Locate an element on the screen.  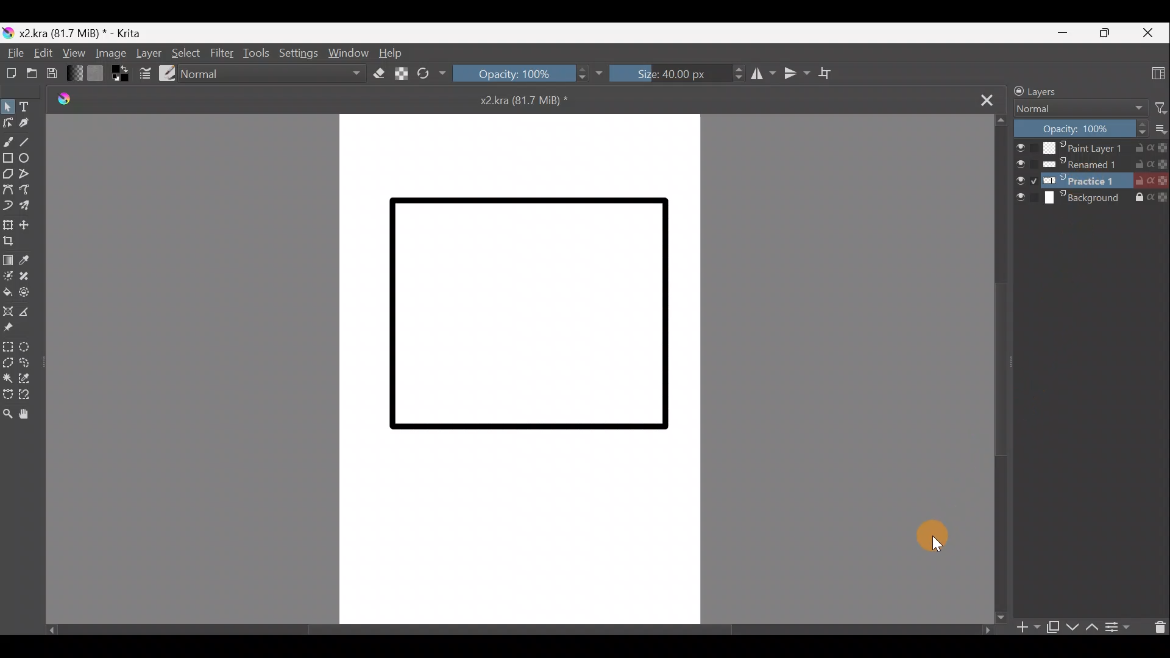
x2kra (81.7 MiB) * is located at coordinates (527, 101).